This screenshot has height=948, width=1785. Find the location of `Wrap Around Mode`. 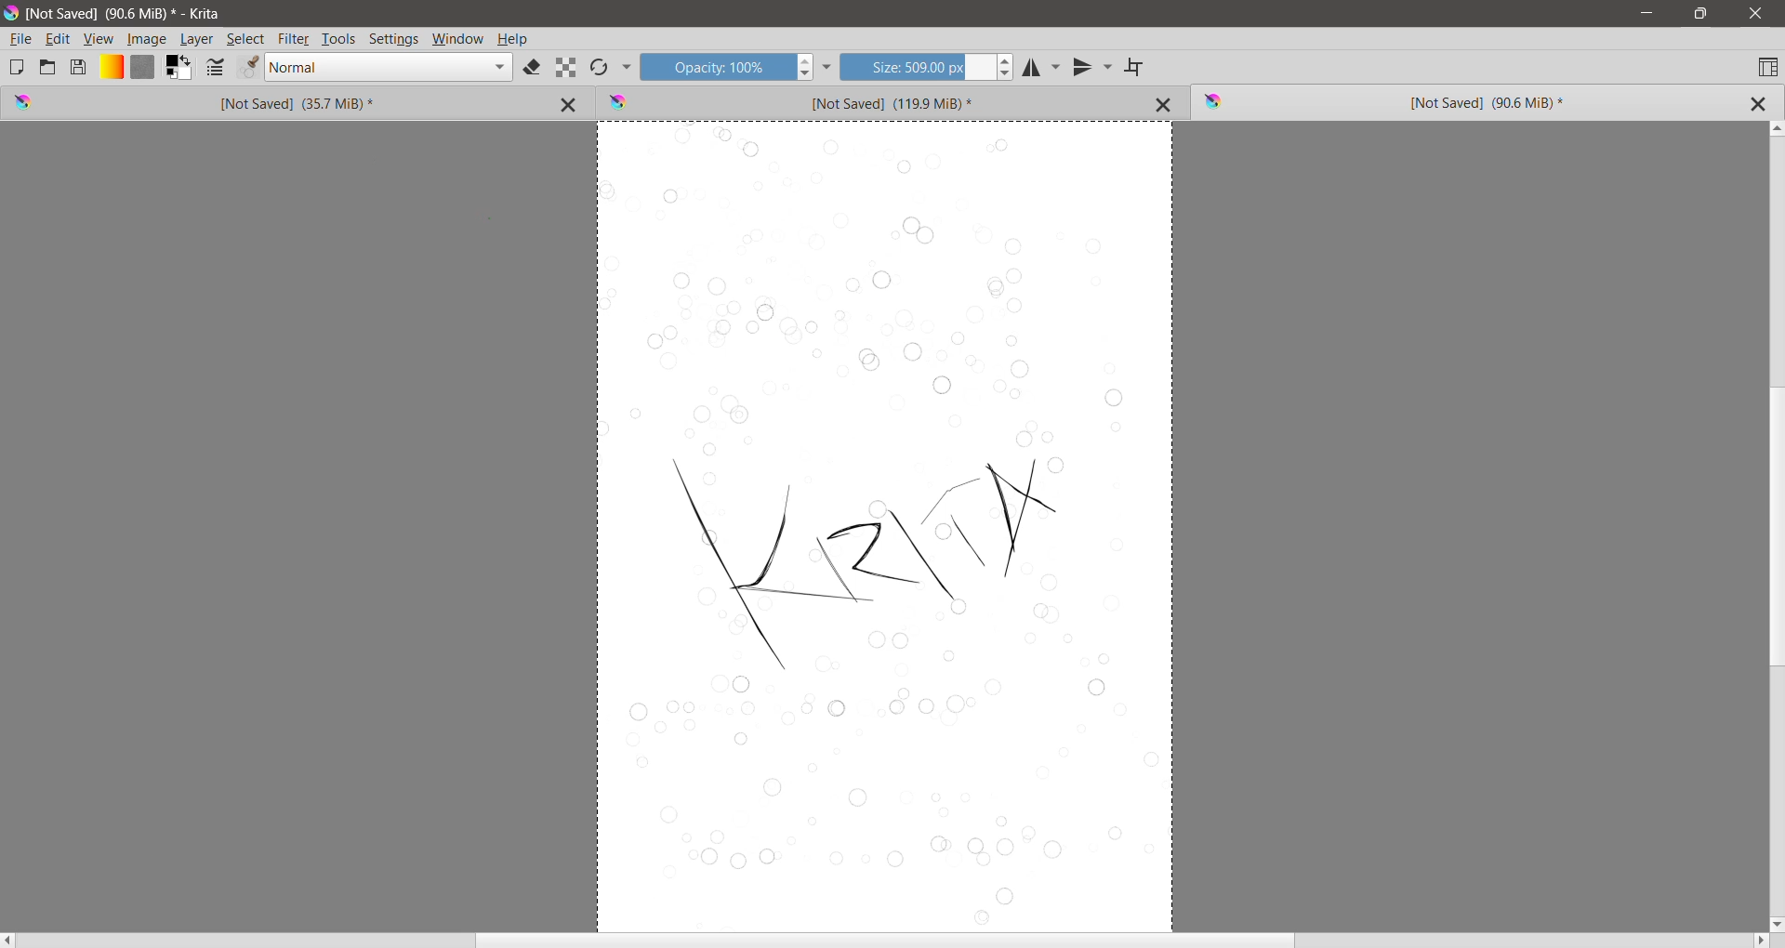

Wrap Around Mode is located at coordinates (1136, 68).